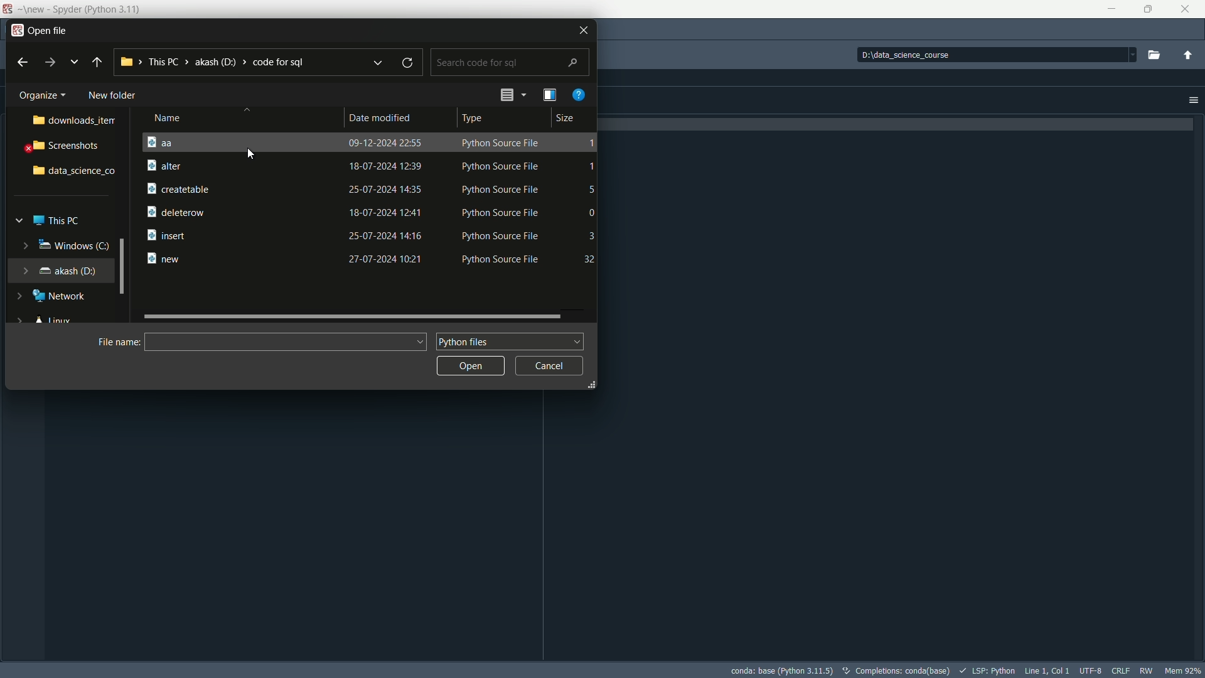 This screenshot has height=678, width=1205. Describe the element at coordinates (899, 669) in the screenshot. I see `completion conda` at that location.